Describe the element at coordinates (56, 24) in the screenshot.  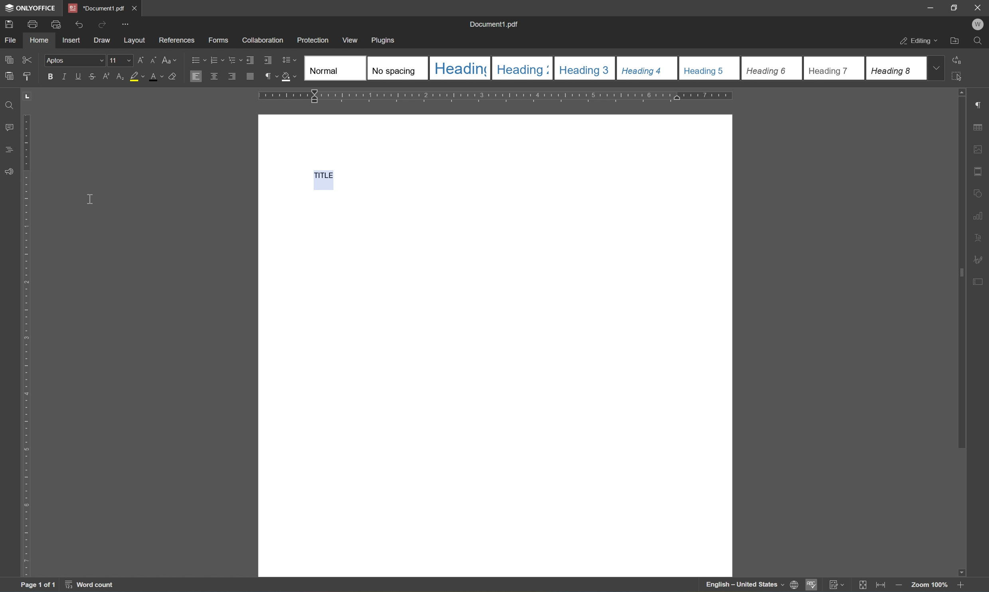
I see `quick print` at that location.